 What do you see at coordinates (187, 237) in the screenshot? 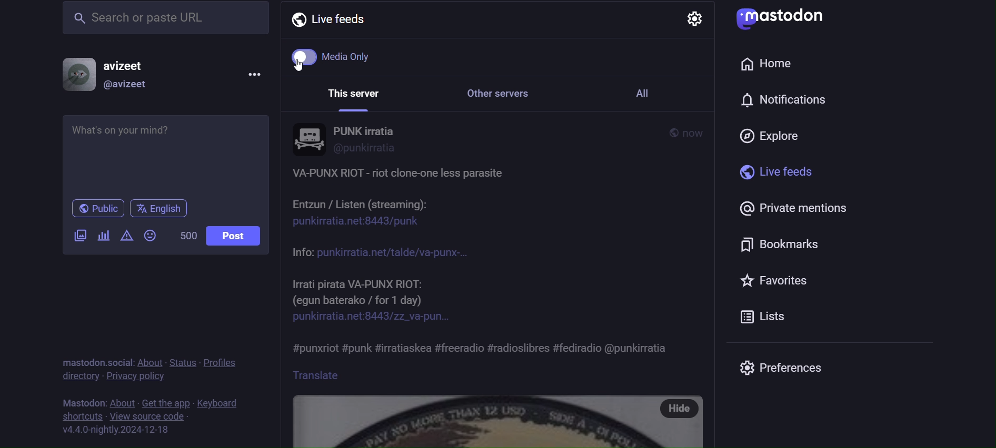
I see `500` at bounding box center [187, 237].